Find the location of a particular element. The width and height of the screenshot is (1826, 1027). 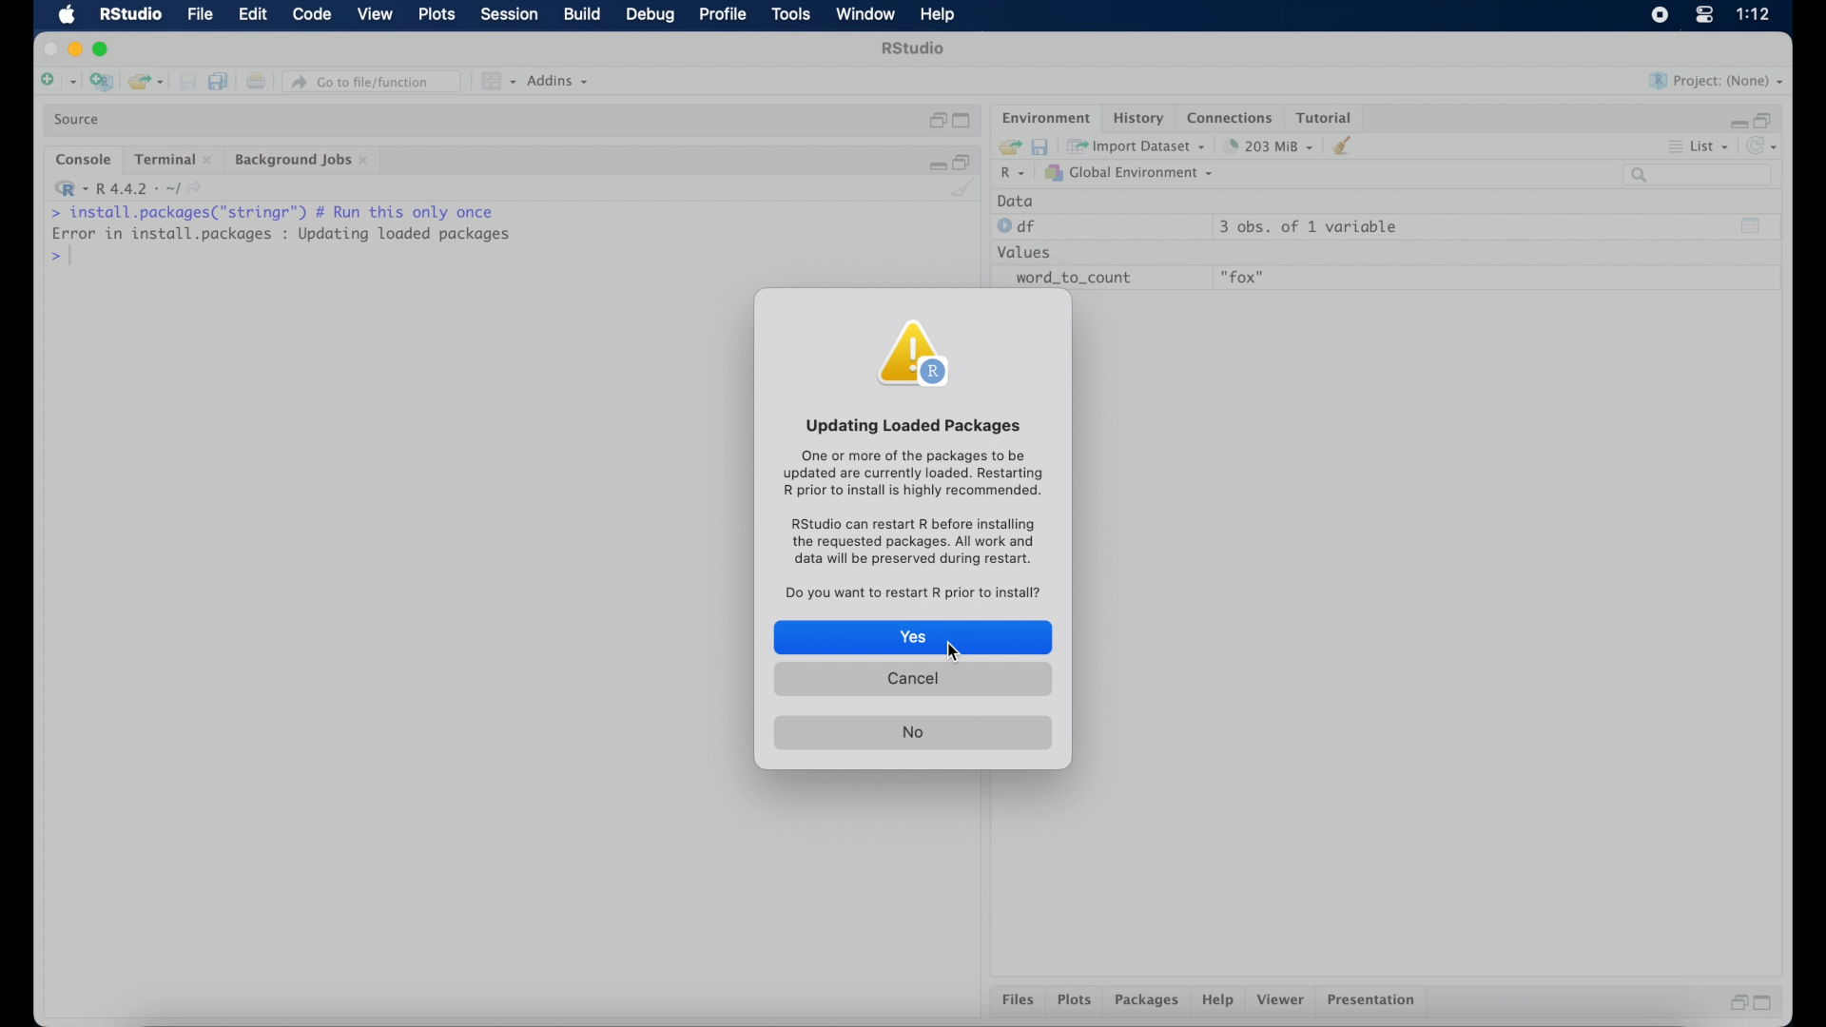

connections is located at coordinates (1233, 116).